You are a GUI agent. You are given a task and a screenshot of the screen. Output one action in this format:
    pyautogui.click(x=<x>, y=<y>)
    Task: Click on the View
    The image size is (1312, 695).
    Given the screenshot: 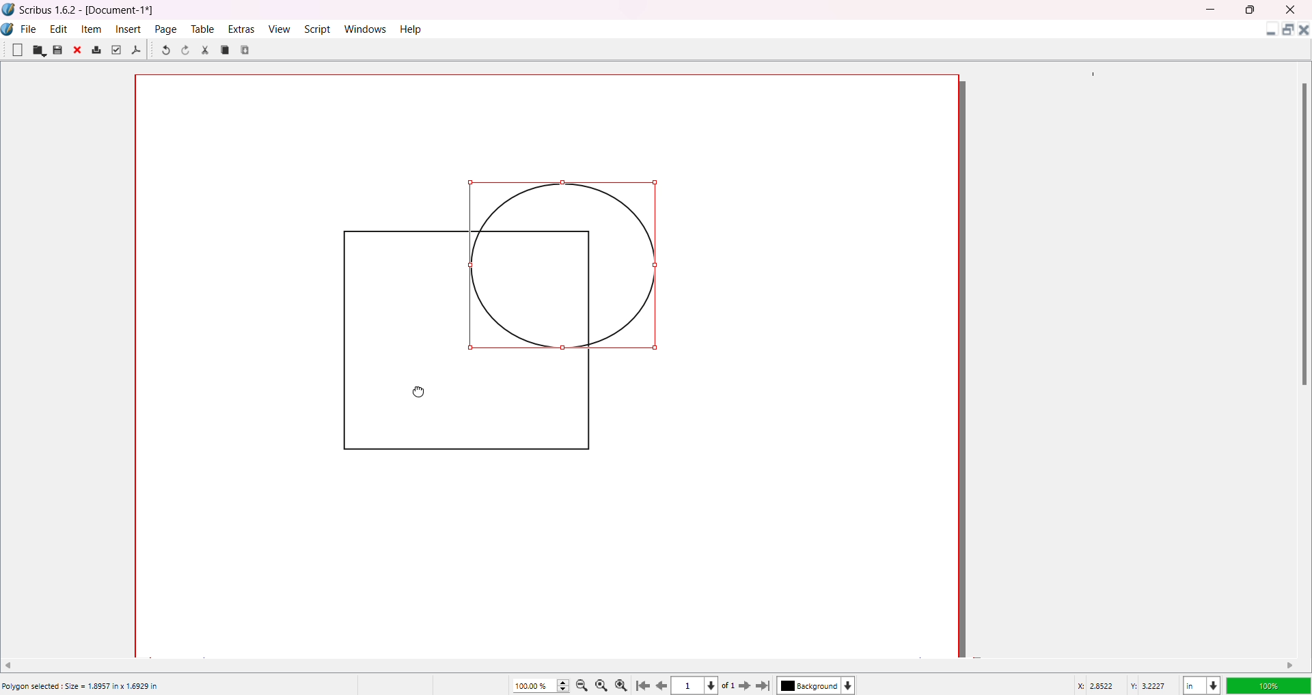 What is the action you would take?
    pyautogui.click(x=278, y=28)
    